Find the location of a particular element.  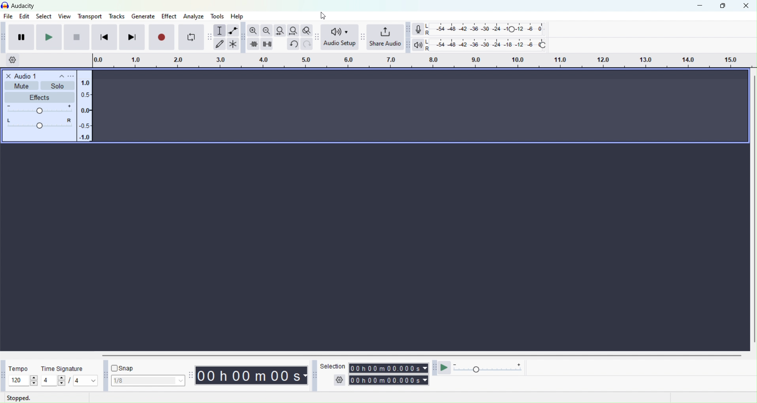

Undo is located at coordinates (294, 43).